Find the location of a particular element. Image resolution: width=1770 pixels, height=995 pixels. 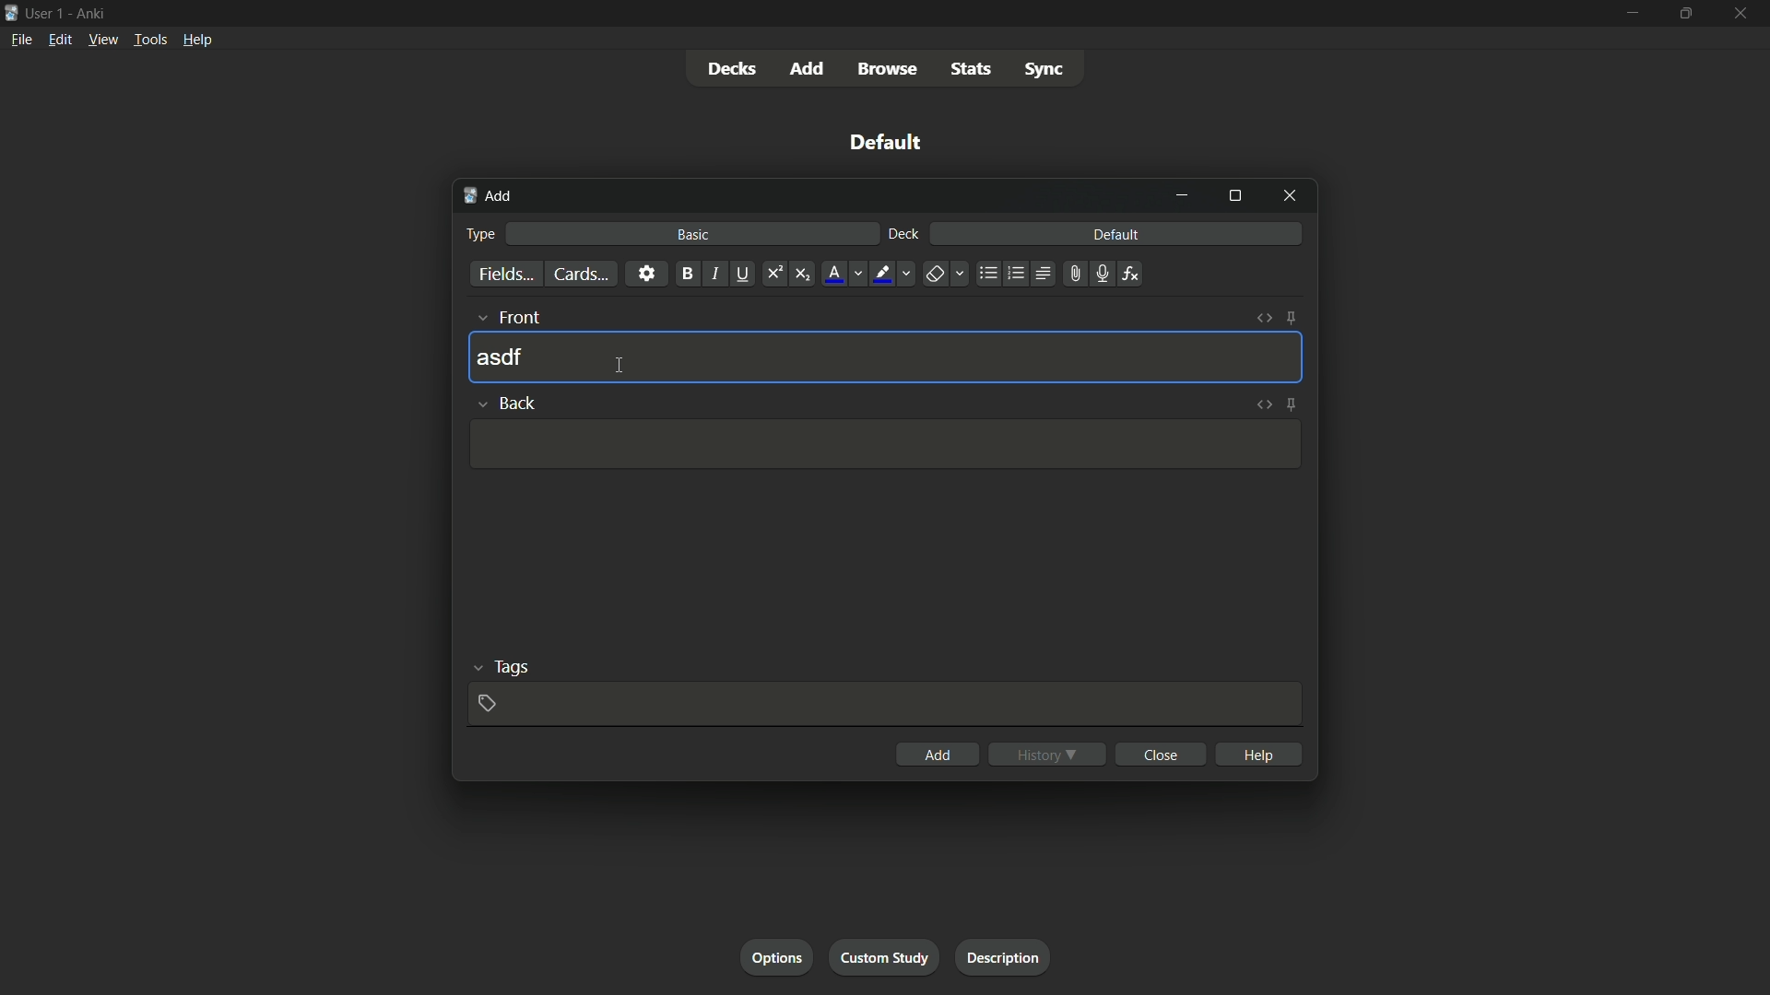

alignment is located at coordinates (1044, 273).